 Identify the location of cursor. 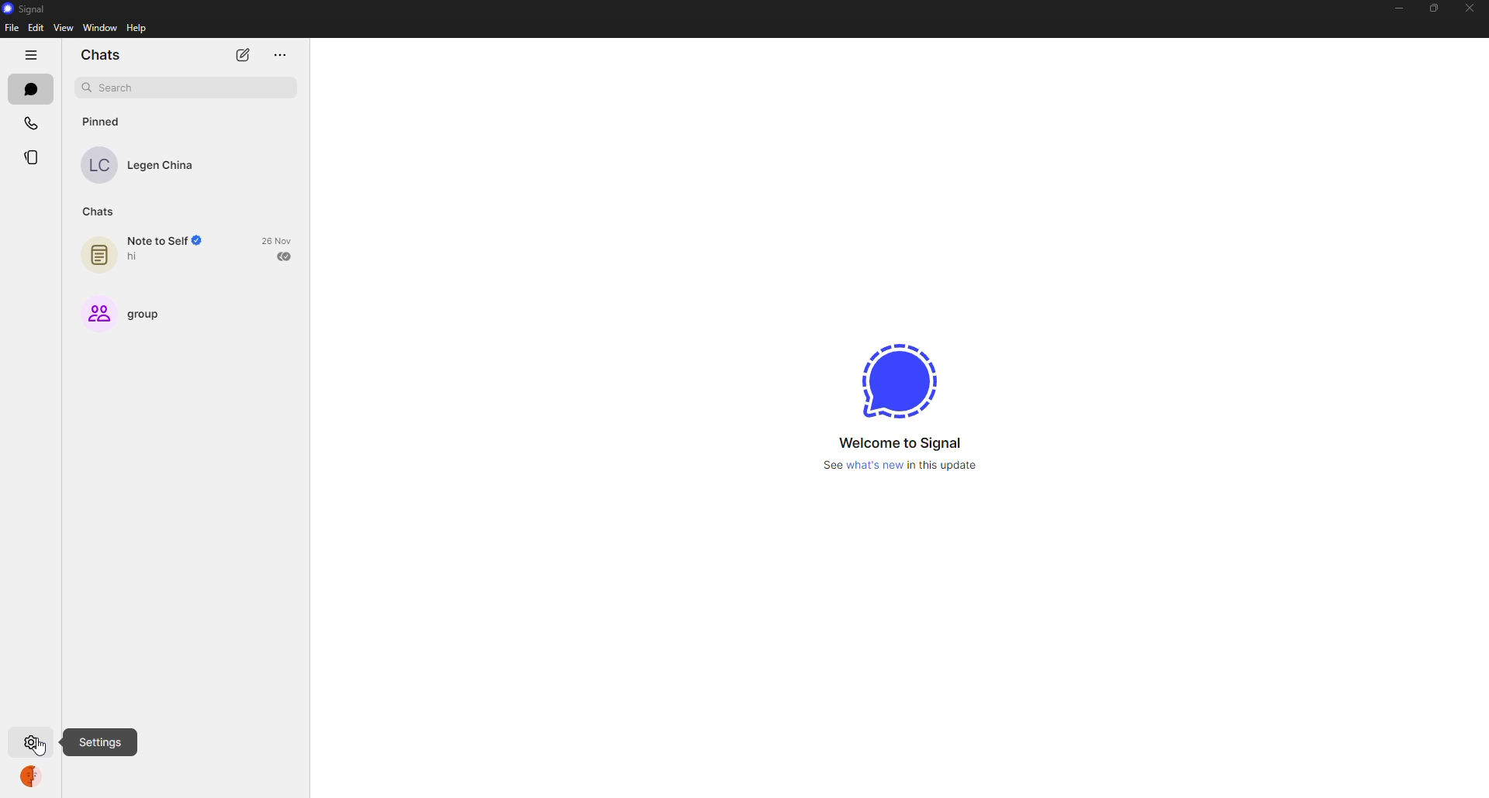
(43, 746).